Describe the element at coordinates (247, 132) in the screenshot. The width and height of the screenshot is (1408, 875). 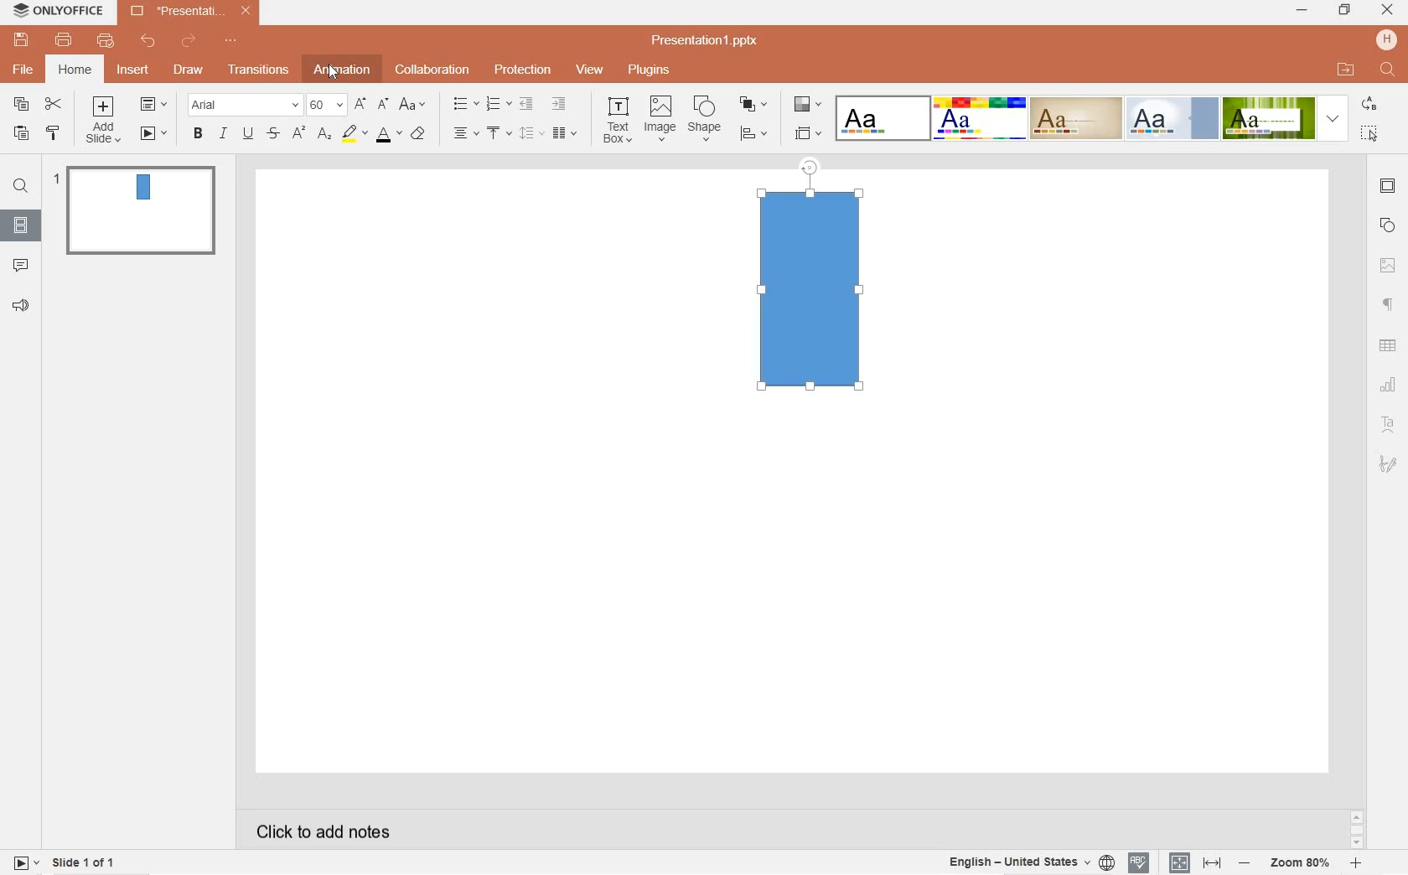
I see `underline` at that location.